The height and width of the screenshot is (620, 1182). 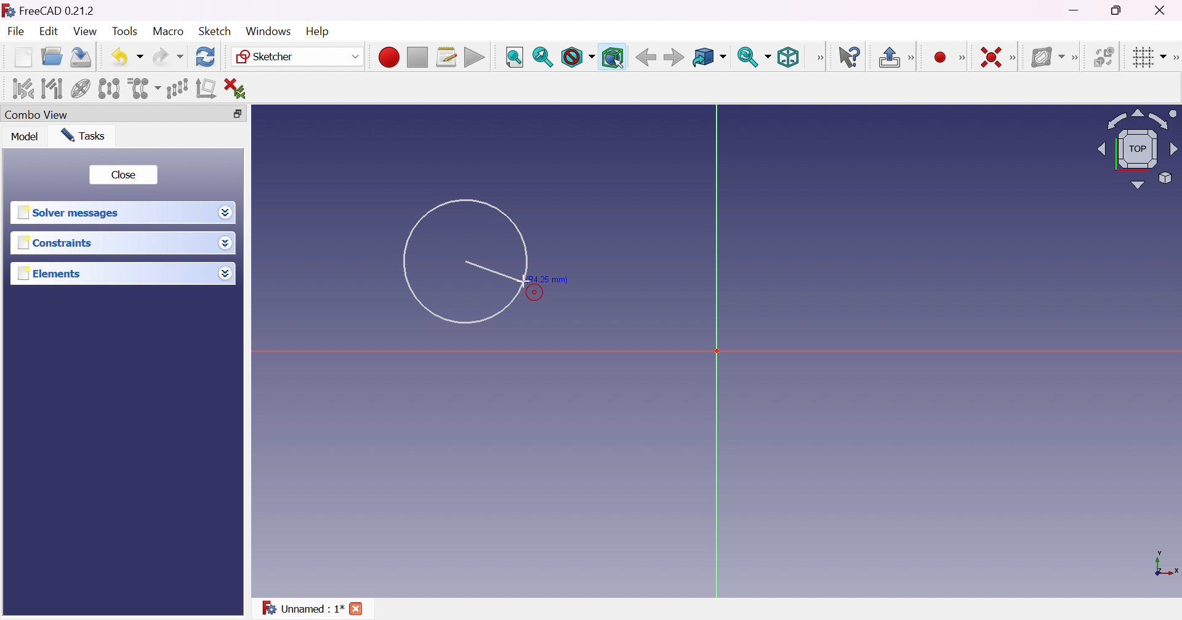 I want to click on Combo view, so click(x=38, y=113).